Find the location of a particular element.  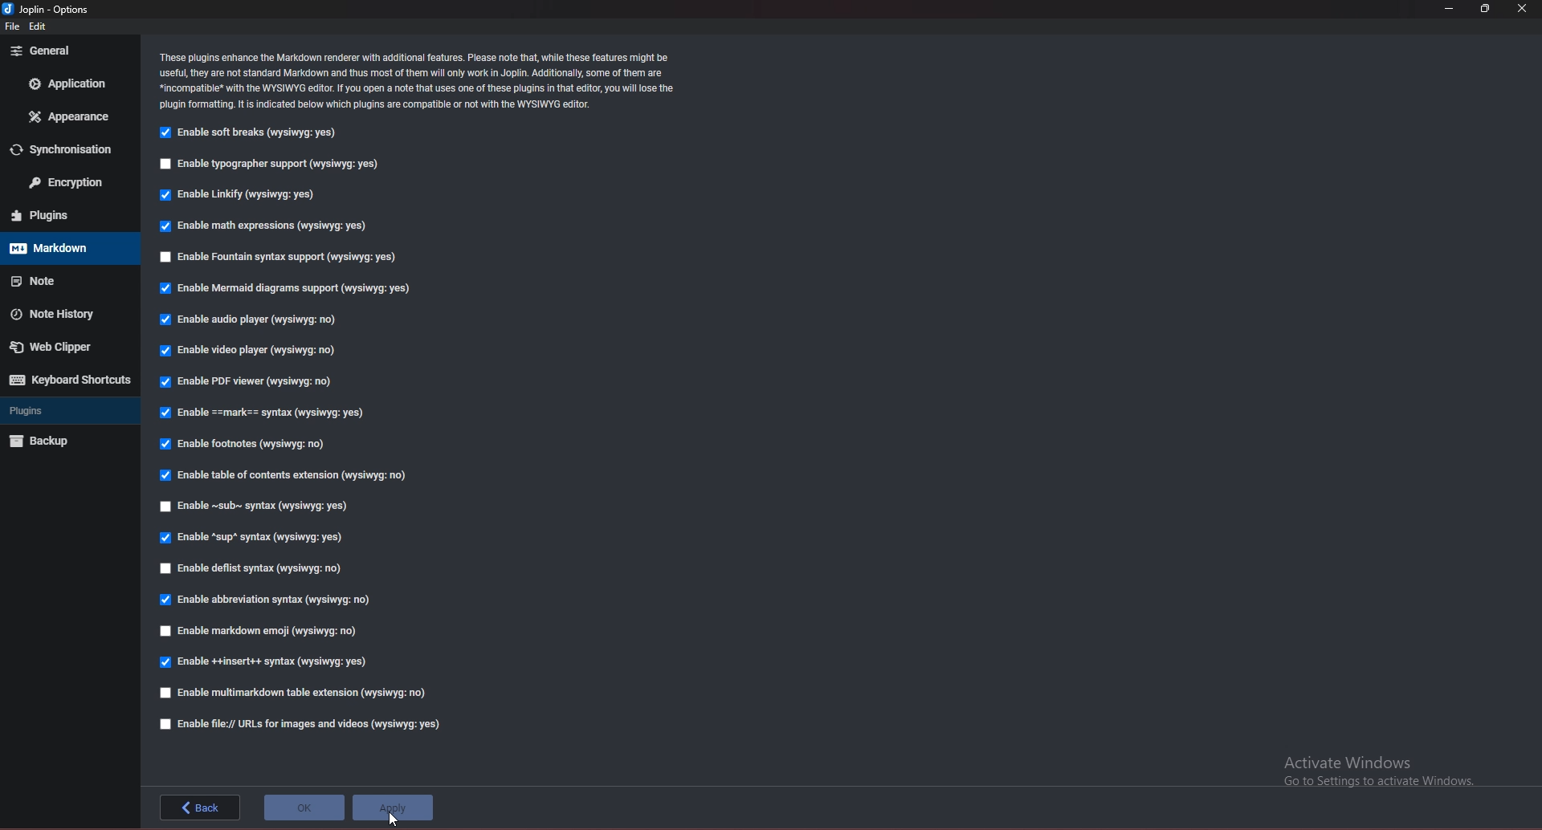

info is located at coordinates (417, 81).